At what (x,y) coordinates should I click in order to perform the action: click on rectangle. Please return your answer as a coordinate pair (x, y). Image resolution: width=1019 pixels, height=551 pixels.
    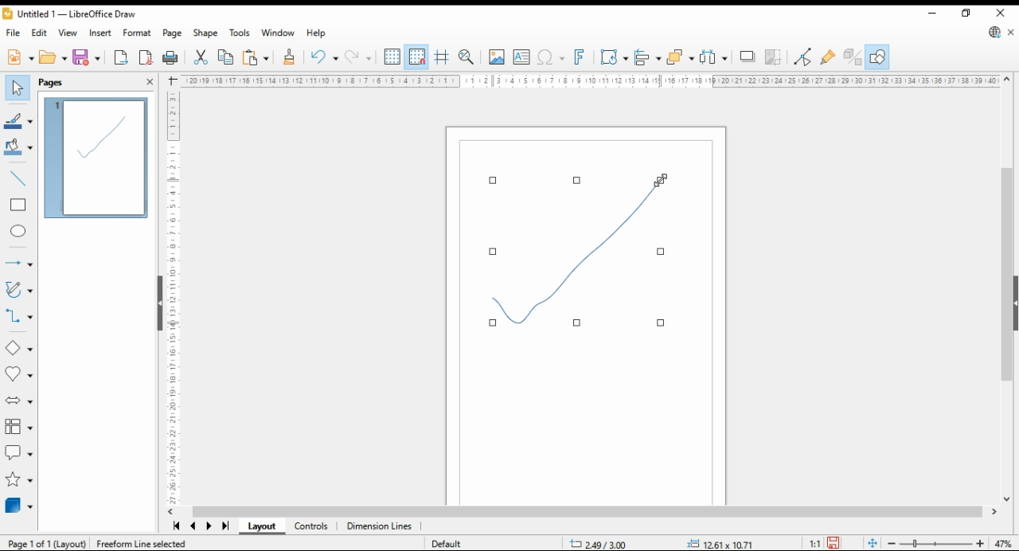
    Looking at the image, I should click on (18, 206).